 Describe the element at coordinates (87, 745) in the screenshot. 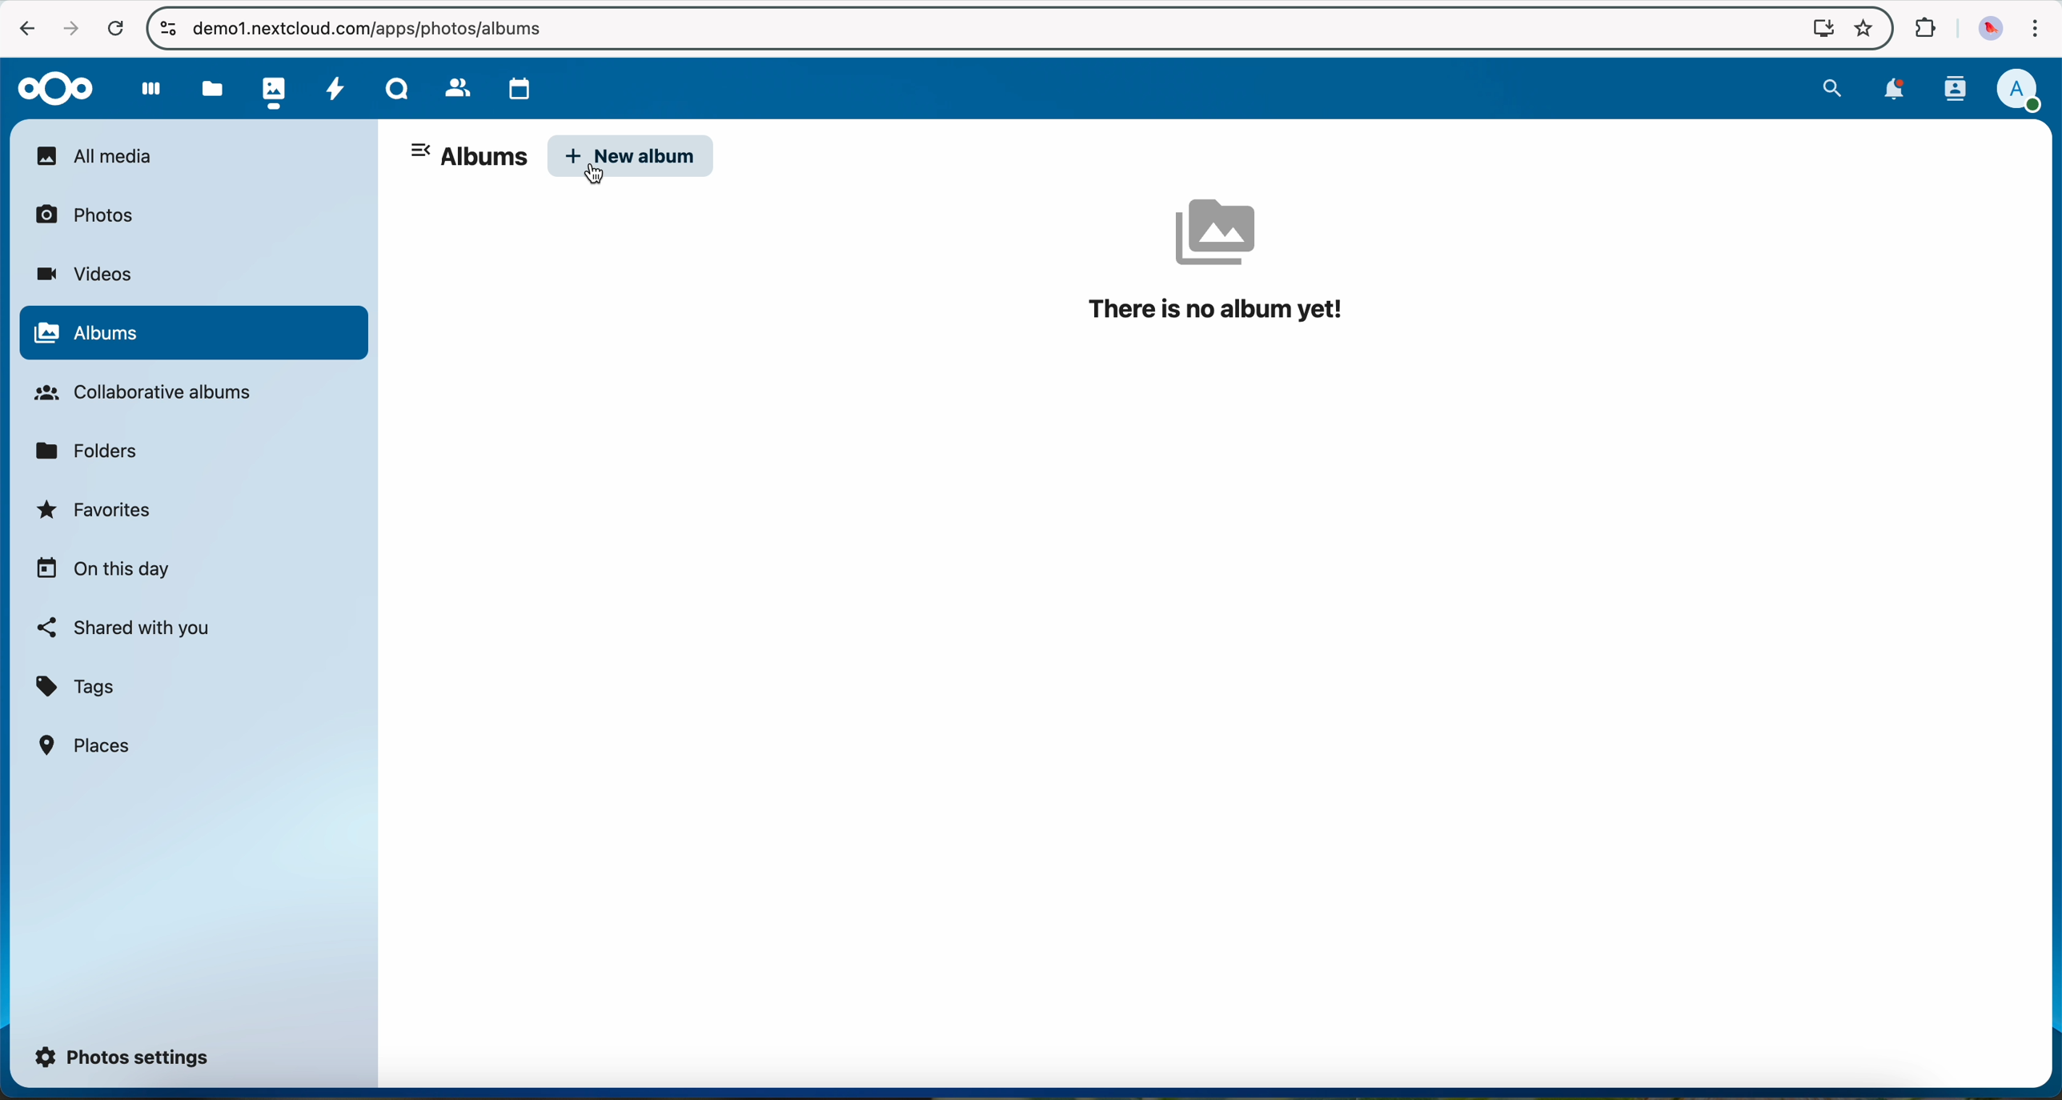

I see `places` at that location.